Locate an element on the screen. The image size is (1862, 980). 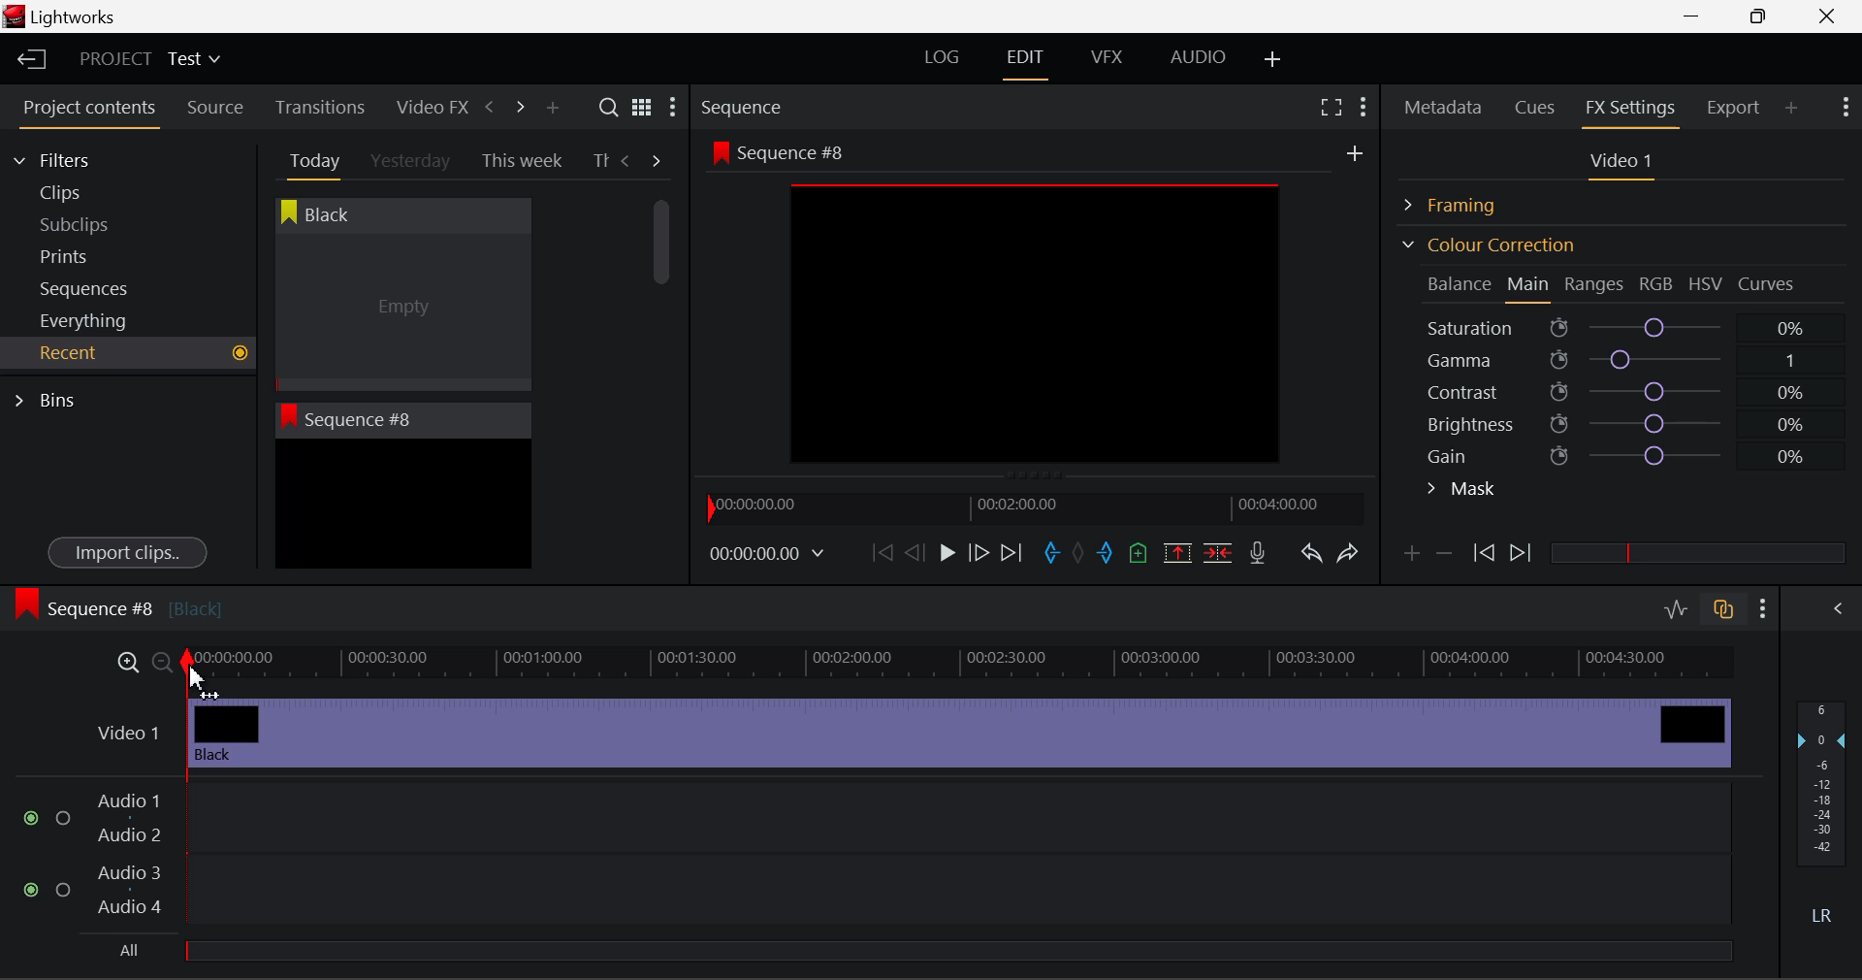
Recrod Voiceover is located at coordinates (1257, 552).